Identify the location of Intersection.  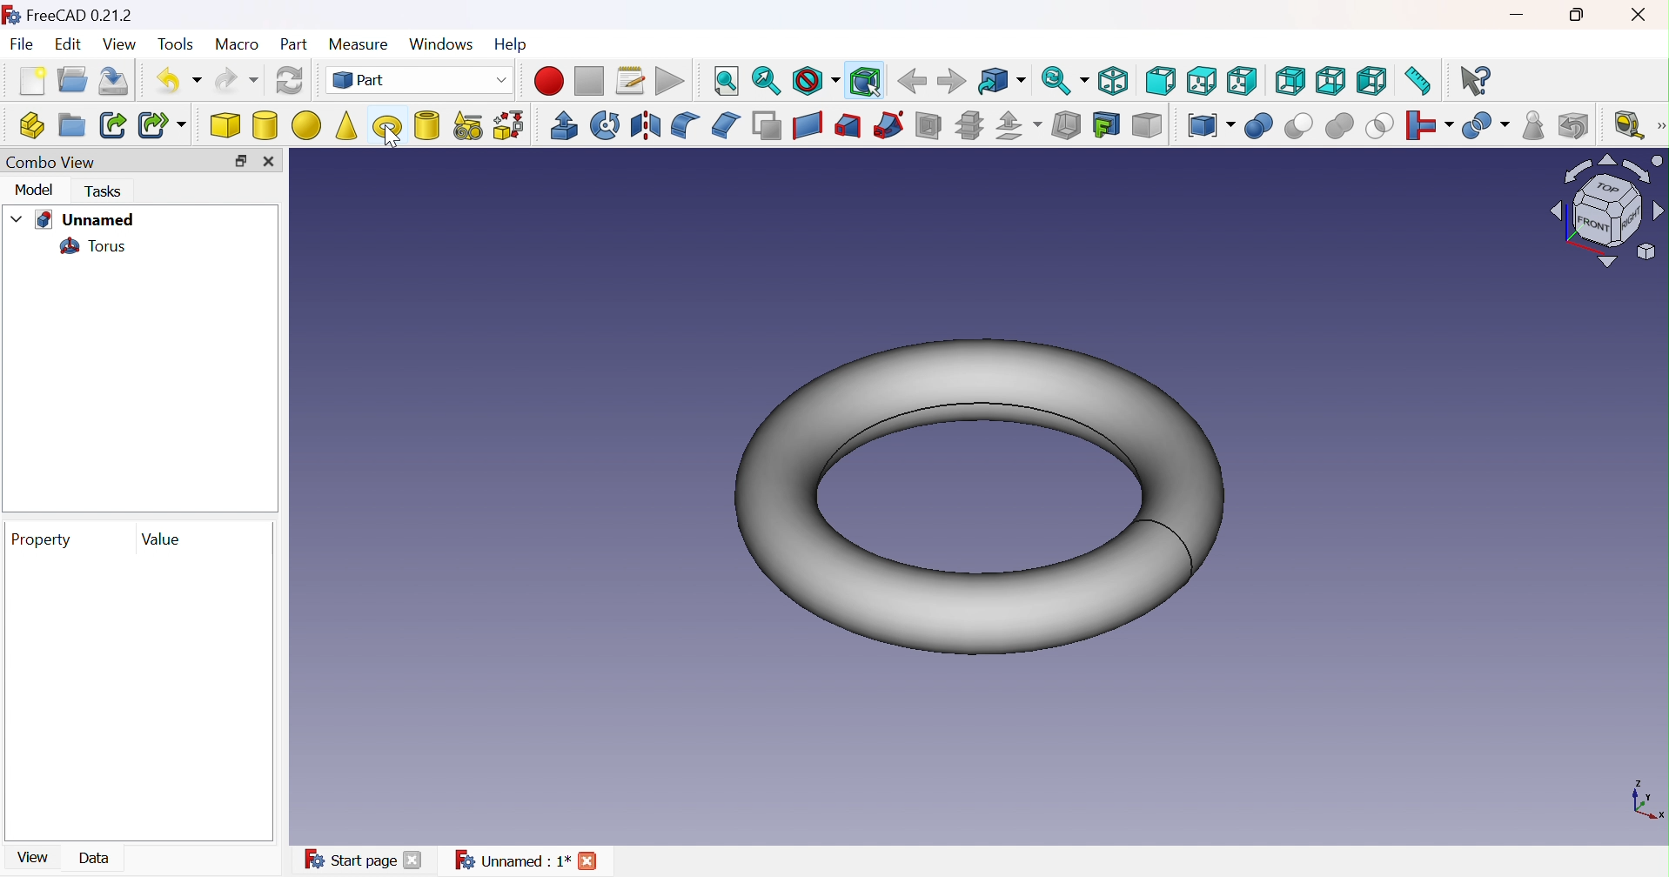
(1379, 126).